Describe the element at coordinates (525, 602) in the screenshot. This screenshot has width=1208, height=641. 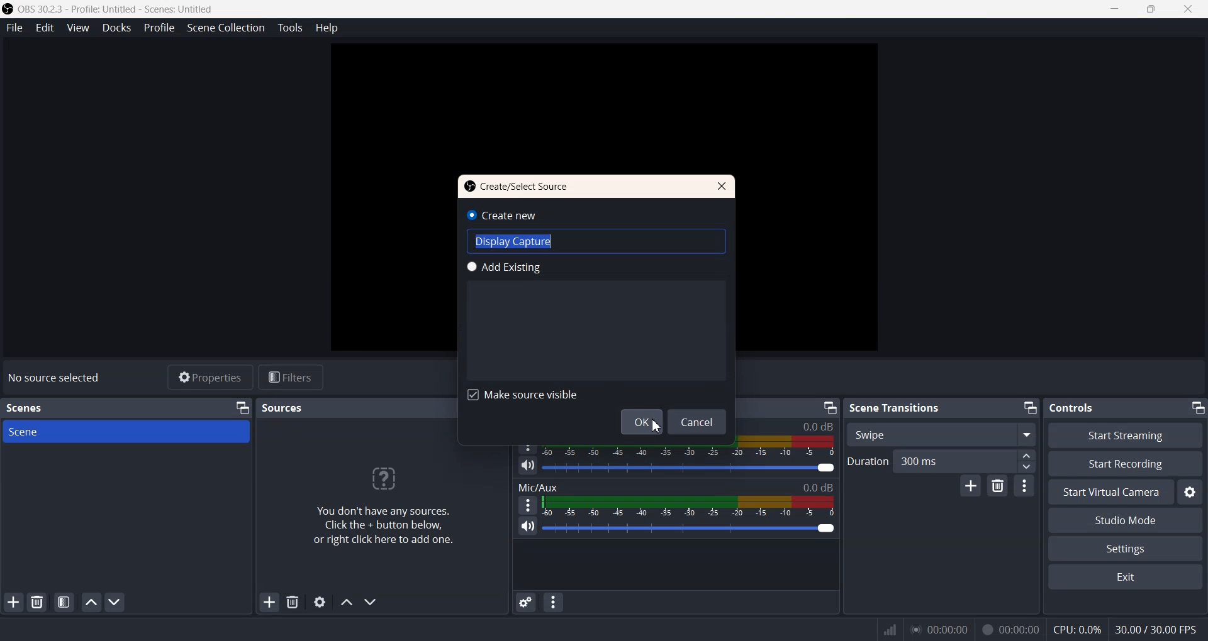
I see `Advance Audio Properties` at that location.